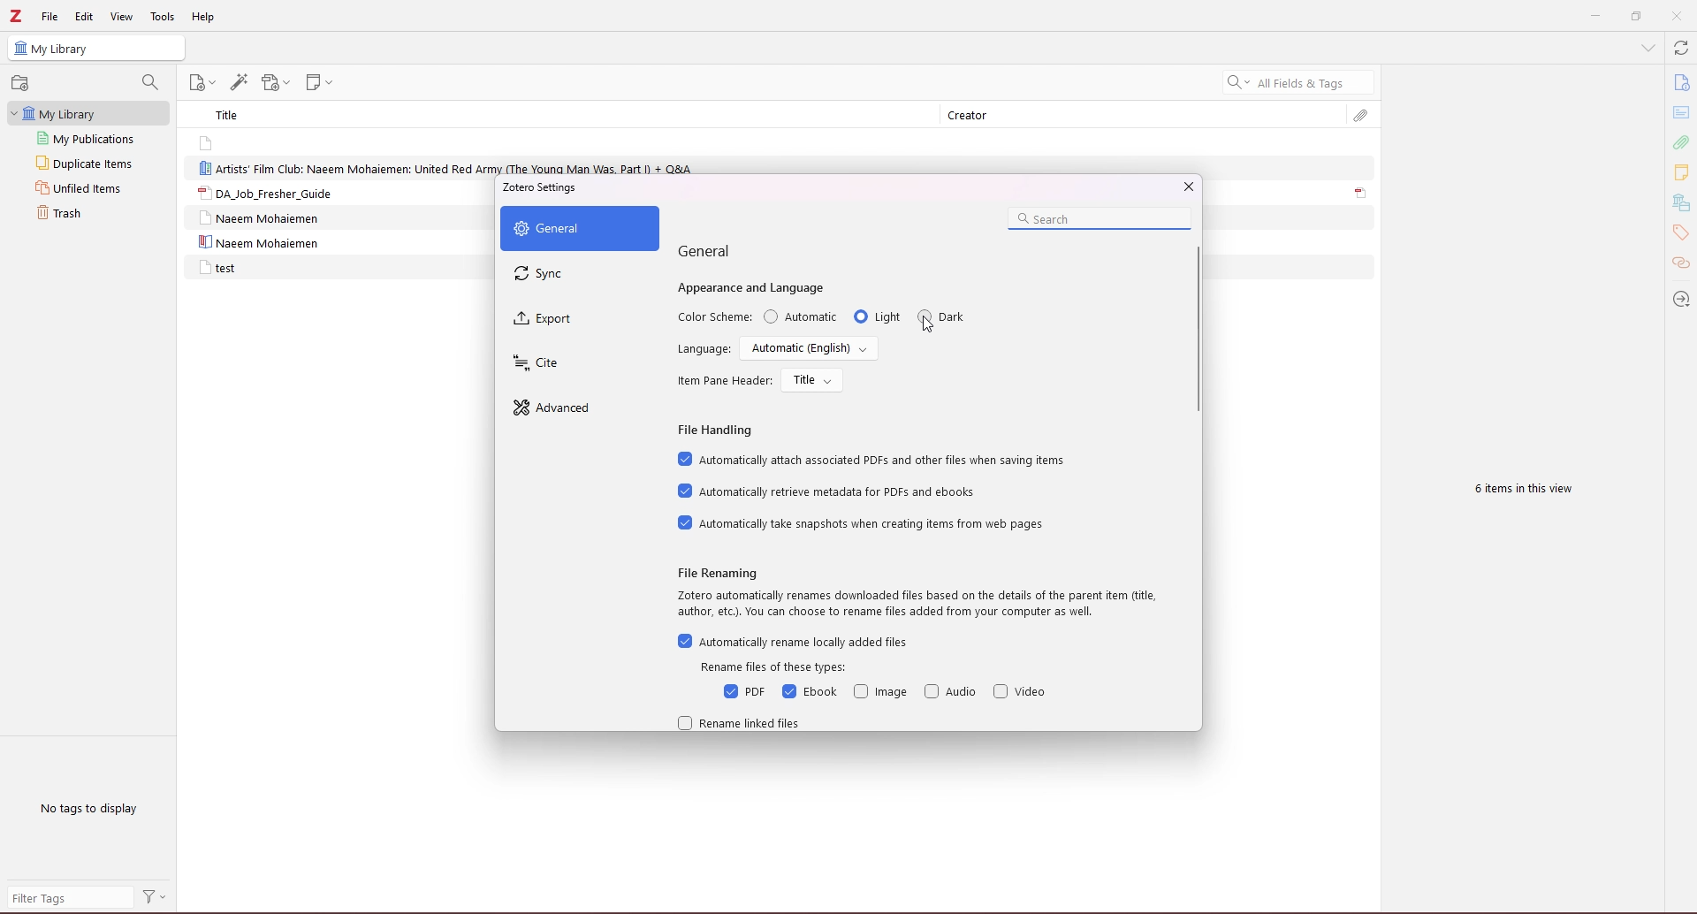 This screenshot has width=1697, height=914. What do you see at coordinates (240, 82) in the screenshot?
I see `add items by identifier` at bounding box center [240, 82].